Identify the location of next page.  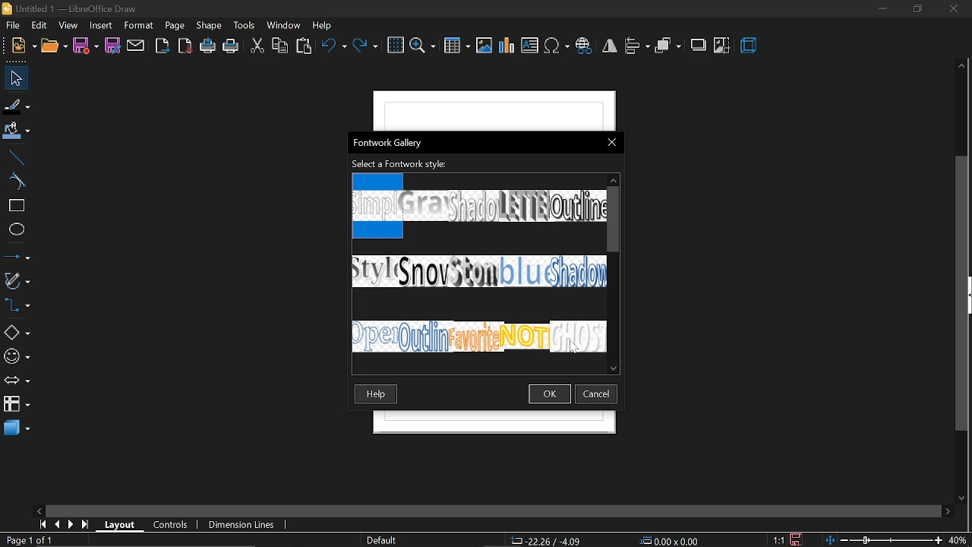
(68, 524).